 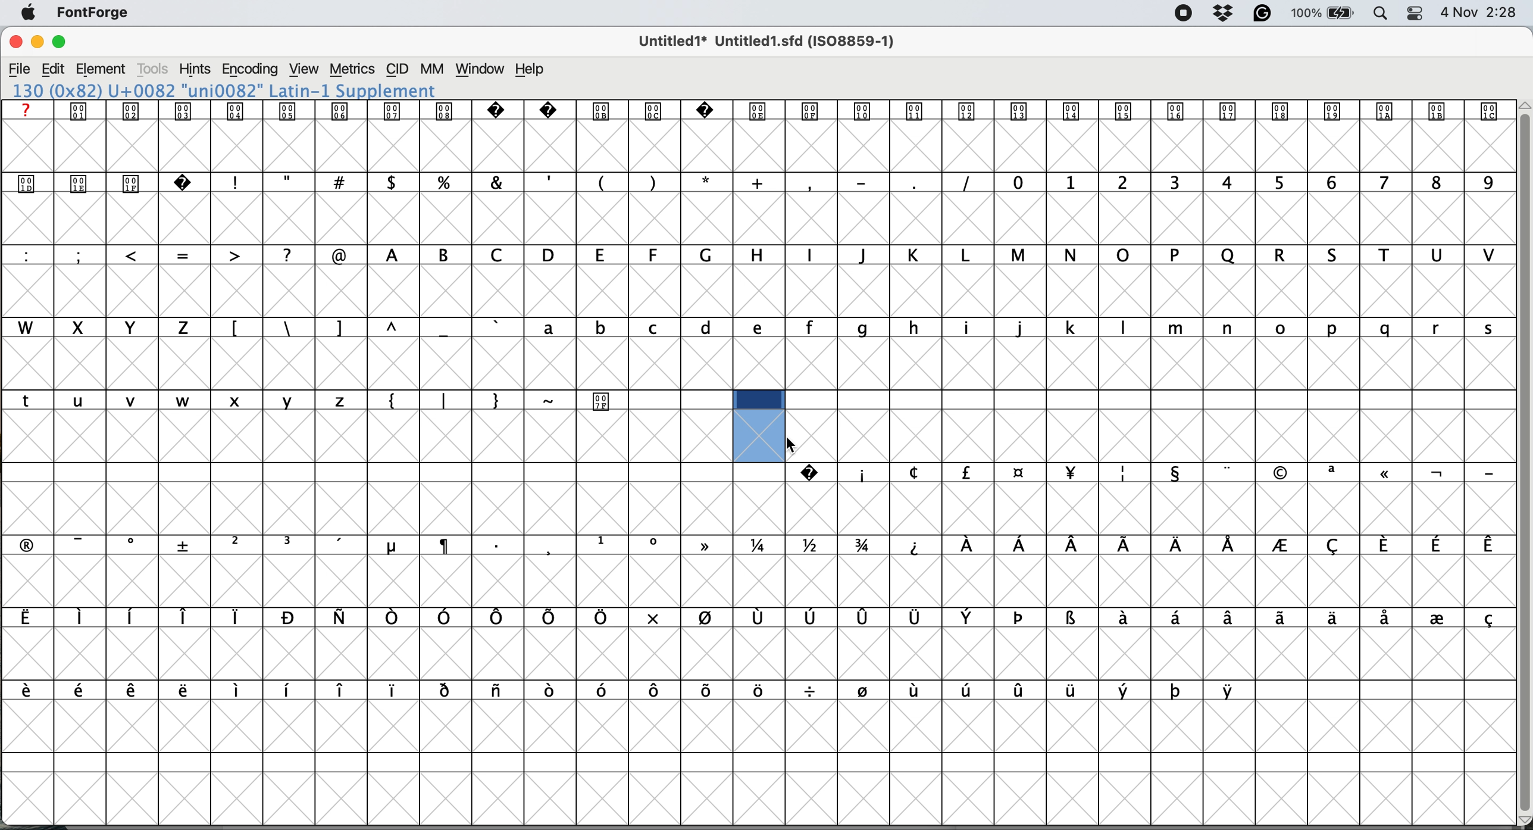 I want to click on symbol, so click(x=602, y=400).